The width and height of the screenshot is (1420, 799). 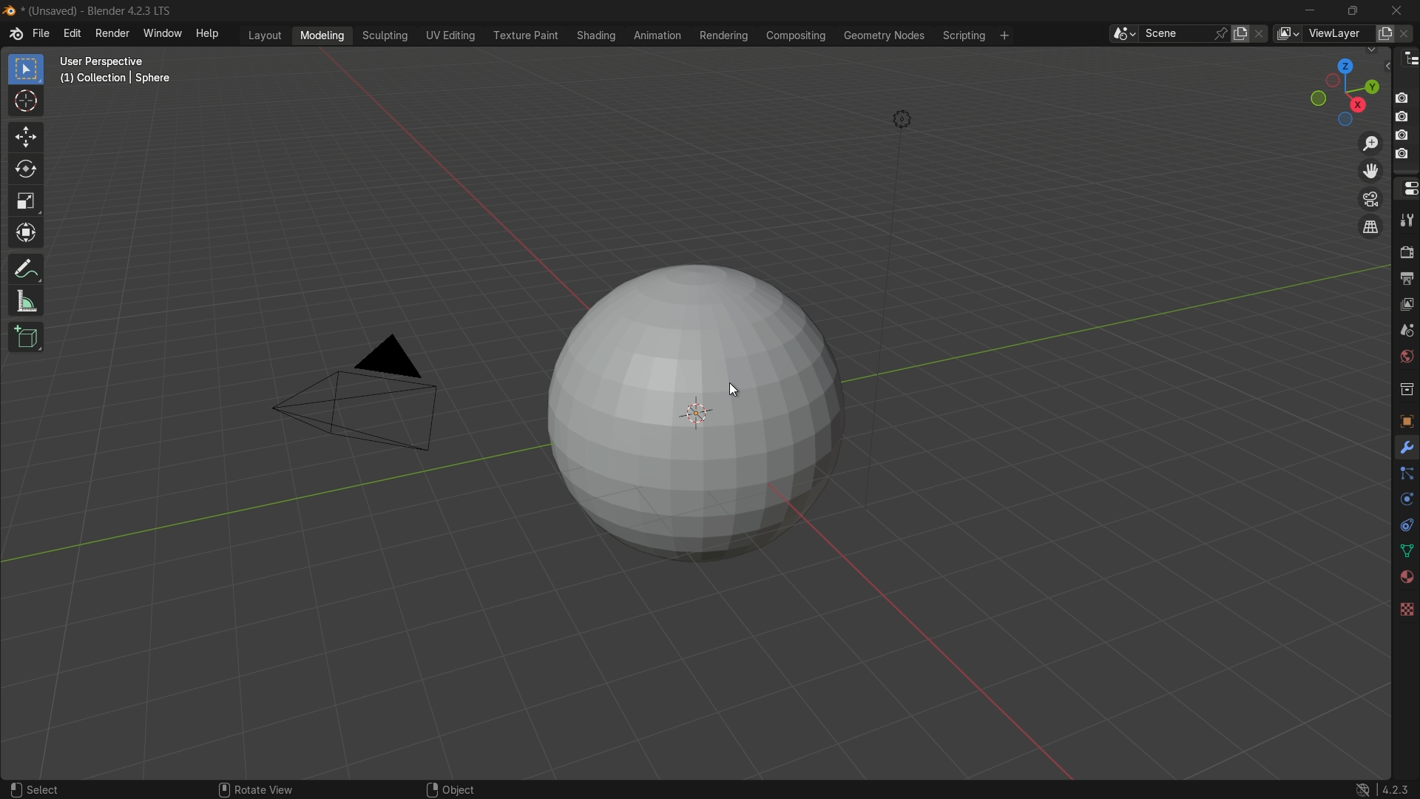 What do you see at coordinates (264, 35) in the screenshot?
I see `layout menu` at bounding box center [264, 35].